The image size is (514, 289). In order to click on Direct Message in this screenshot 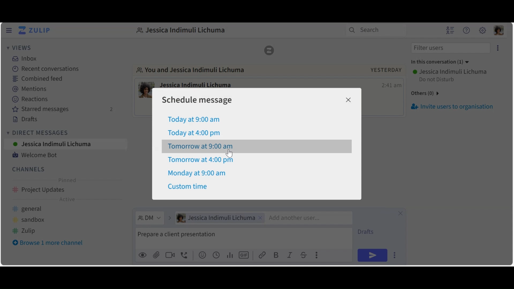, I will do `click(149, 218)`.